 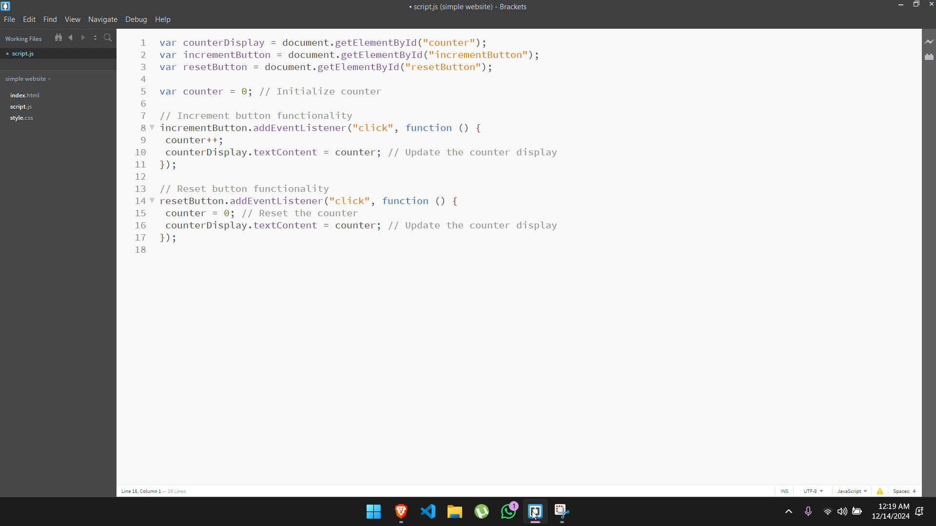 I want to click on live preview, so click(x=930, y=43).